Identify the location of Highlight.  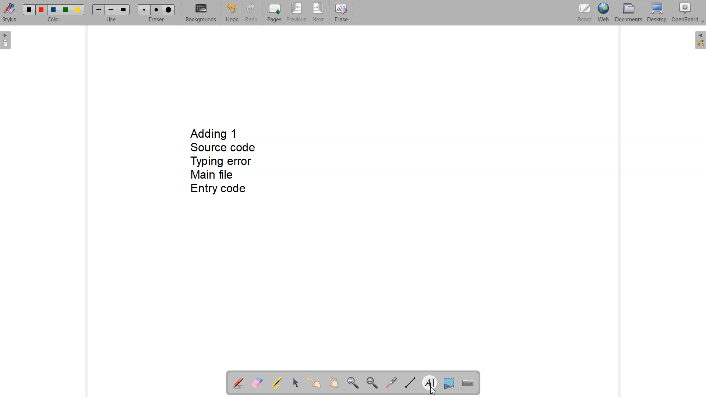
(277, 382).